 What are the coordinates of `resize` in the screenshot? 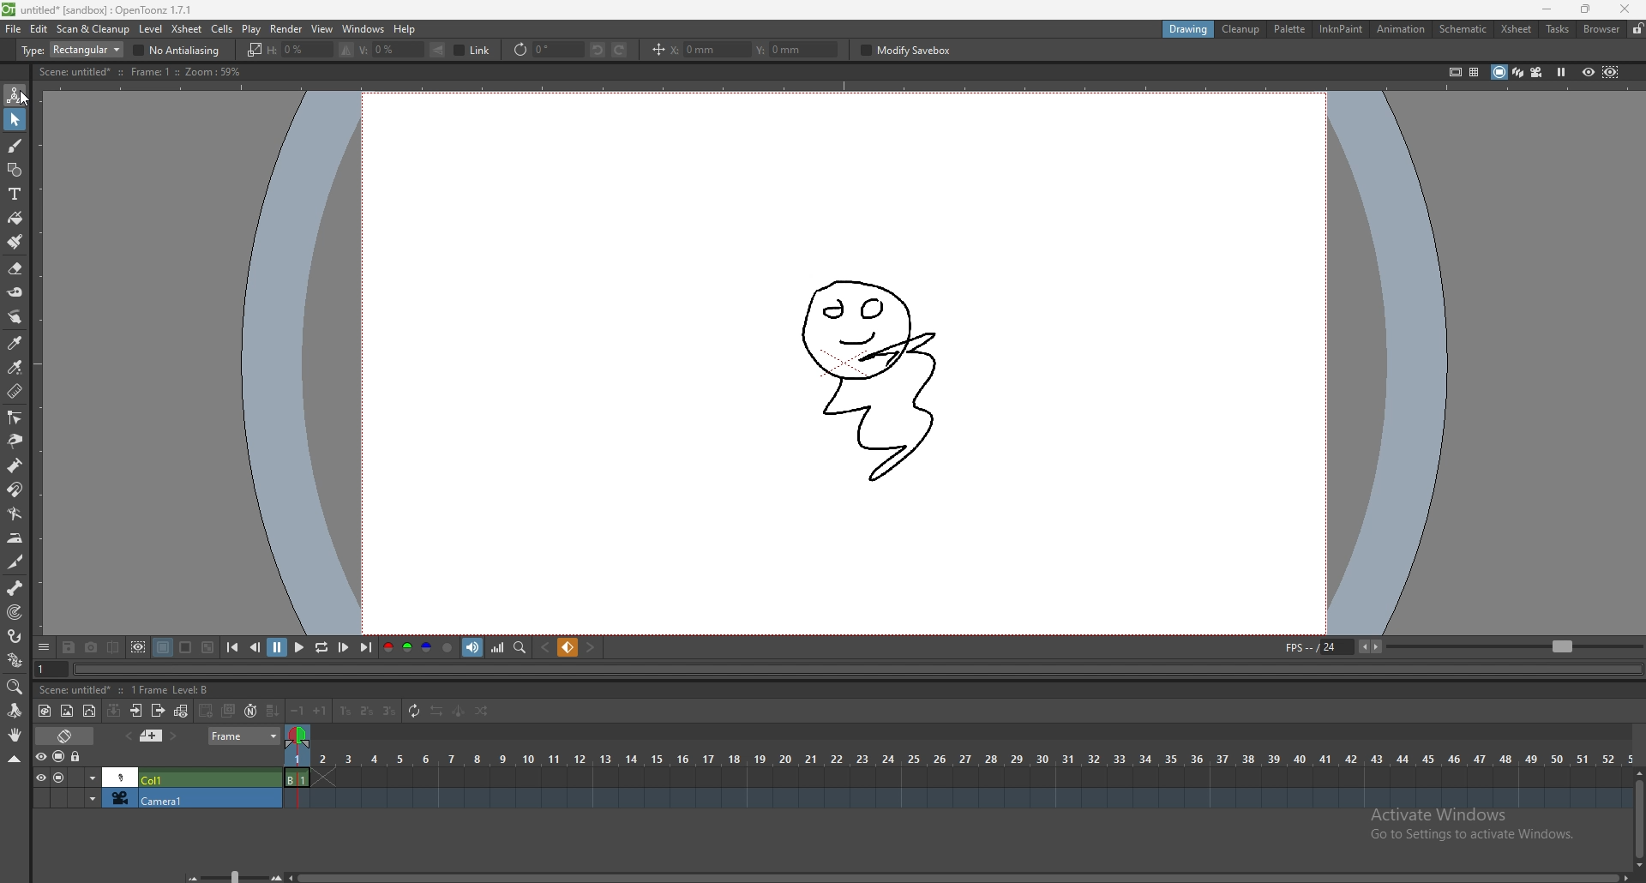 It's located at (1583, 9).